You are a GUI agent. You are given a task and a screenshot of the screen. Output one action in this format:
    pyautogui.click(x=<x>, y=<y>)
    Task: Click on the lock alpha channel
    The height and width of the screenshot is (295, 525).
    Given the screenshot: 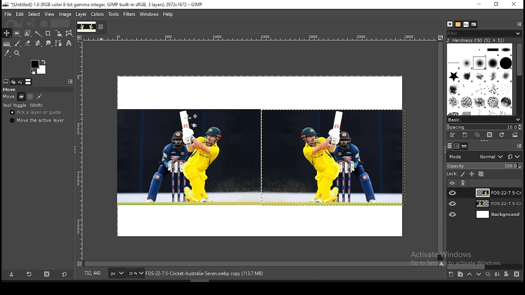 What is the action you would take?
    pyautogui.click(x=481, y=174)
    